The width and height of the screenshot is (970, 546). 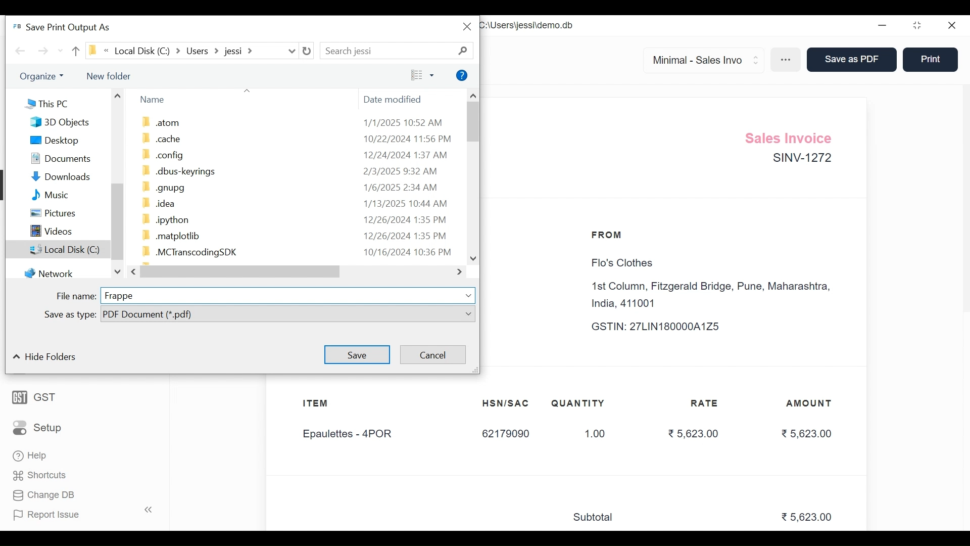 What do you see at coordinates (48, 357) in the screenshot?
I see `Hide Folder:` at bounding box center [48, 357].